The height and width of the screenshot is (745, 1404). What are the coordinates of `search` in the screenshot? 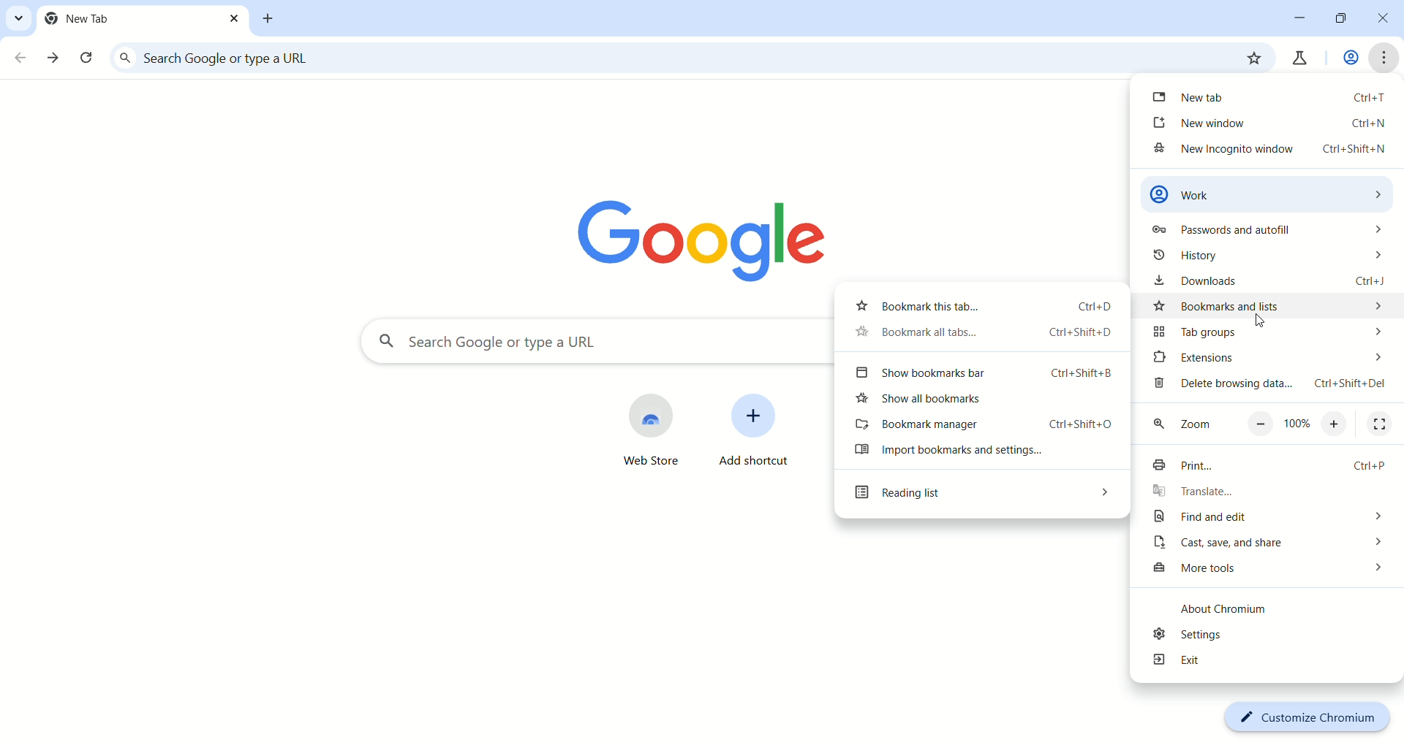 It's located at (592, 343).